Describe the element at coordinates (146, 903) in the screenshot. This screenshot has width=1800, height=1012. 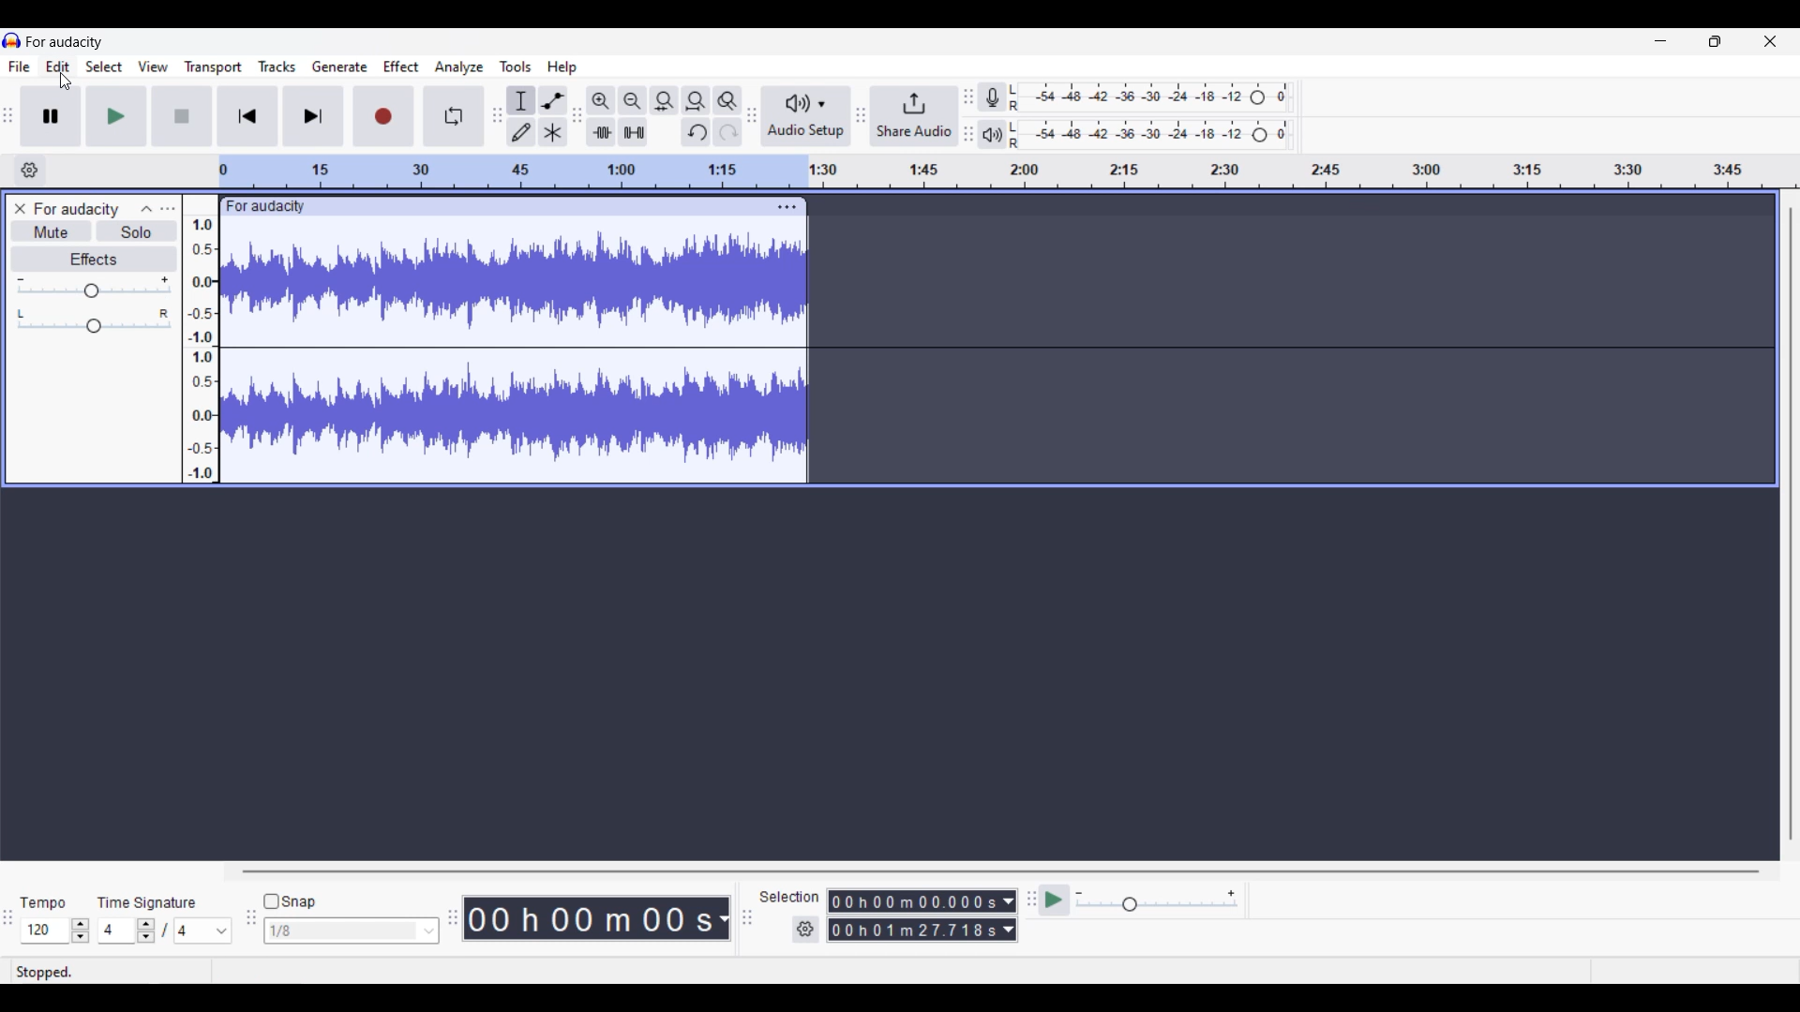
I see `time signature` at that location.